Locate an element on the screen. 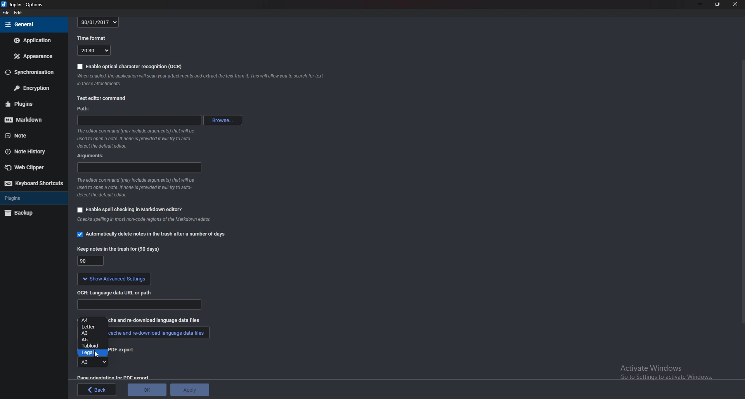  Cursor is located at coordinates (97, 354).